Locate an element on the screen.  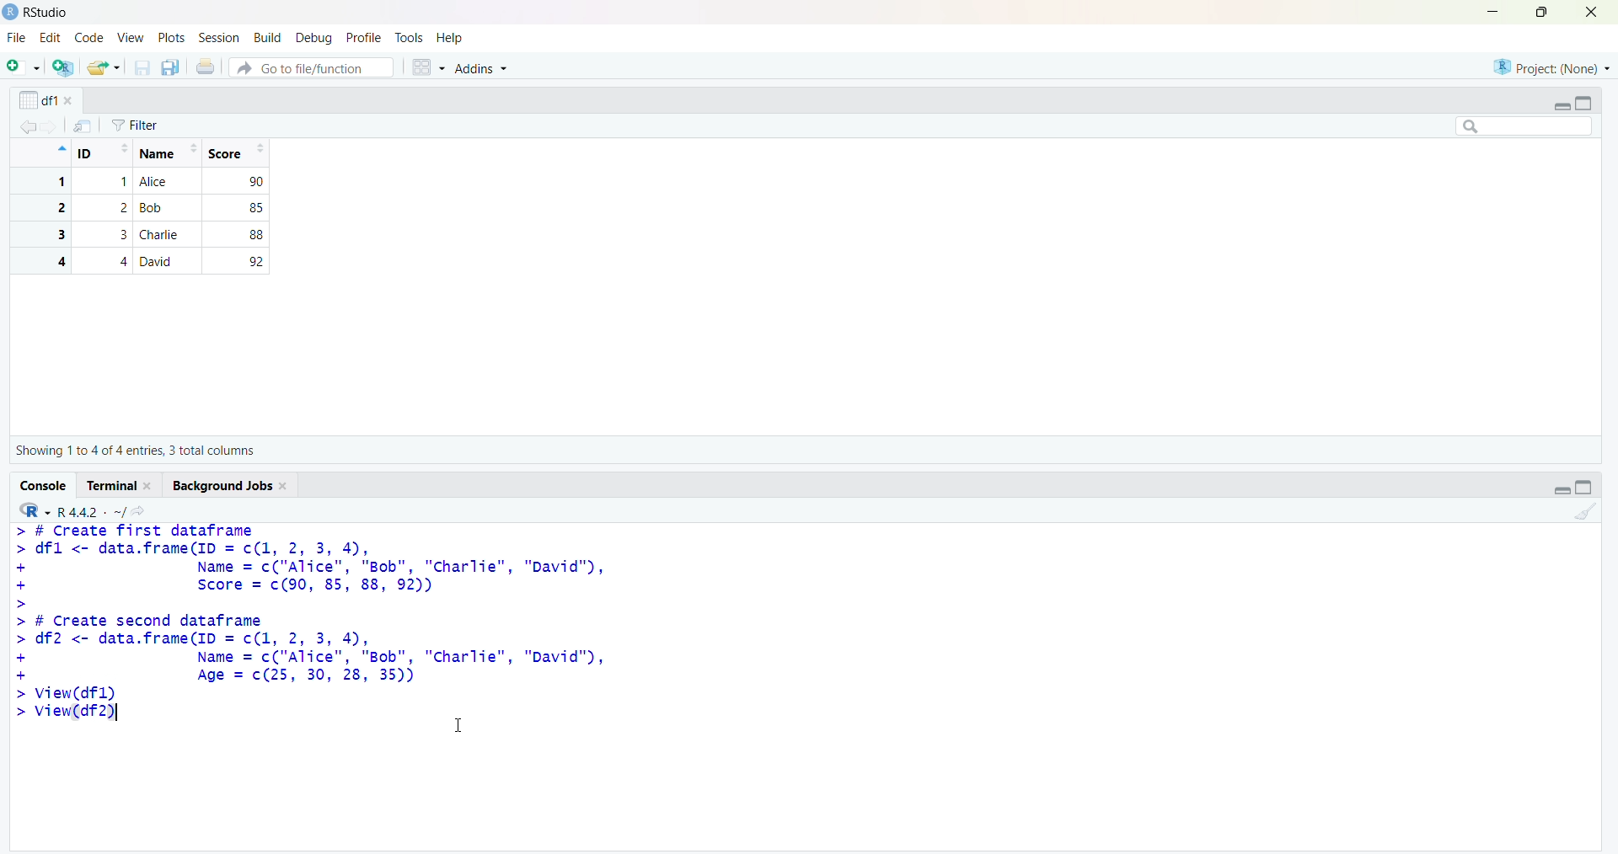
> # Create first dataframe> dfl <- data.frame(ID = c(1, 2, 3, 4),+ Name = c("Alice", "Bob", "charlie", "David"),+ Score = c(90, 85, 88, 92))>> # Create second dataframe> df2 <- data.frame(ID = c(1, 2, 3, 4),+ Name = c("Alice", "Bob", "Charlie", "David"),+ Age = c(25, 30, 28, 35))> View(dfl) > View(df2) is located at coordinates (312, 622).